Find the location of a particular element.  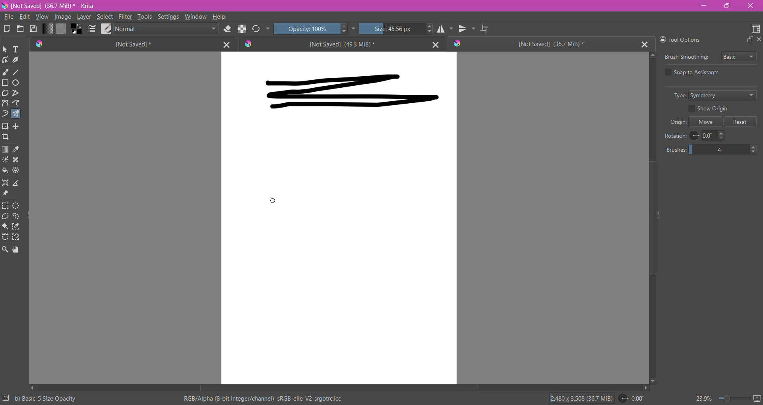

Float Docker is located at coordinates (749, 40).